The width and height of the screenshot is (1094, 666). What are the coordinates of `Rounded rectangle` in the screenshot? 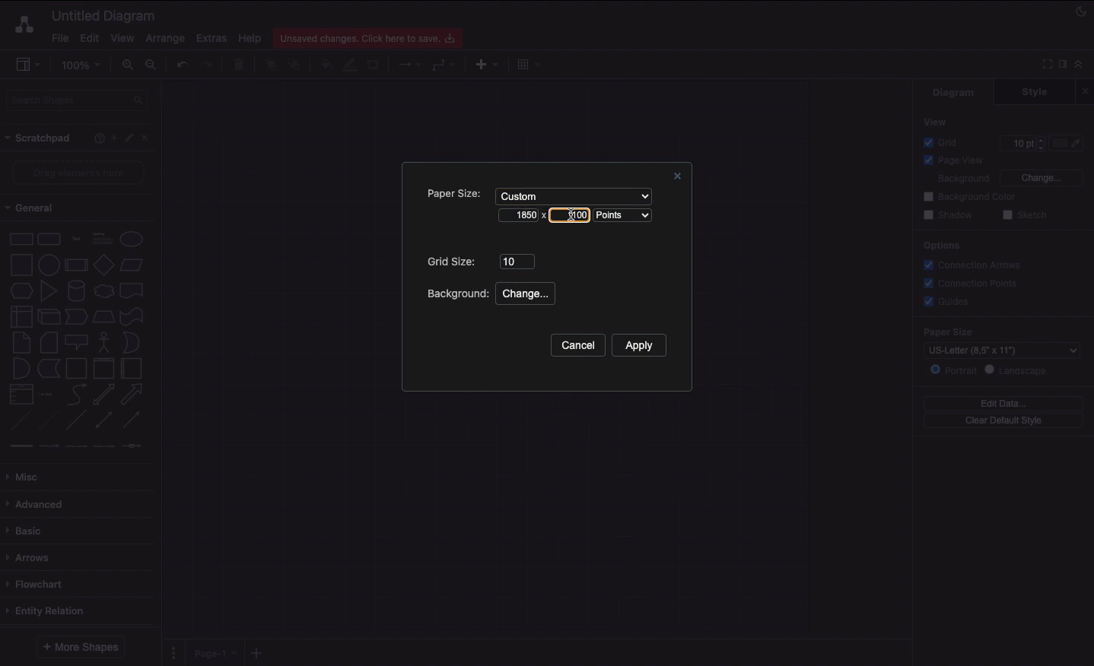 It's located at (49, 238).